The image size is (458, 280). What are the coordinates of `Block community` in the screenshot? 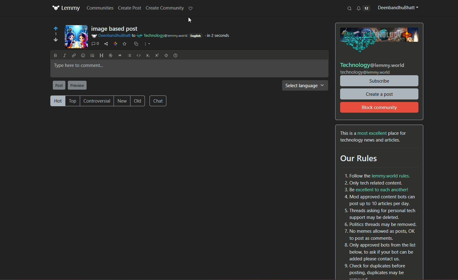 It's located at (379, 107).